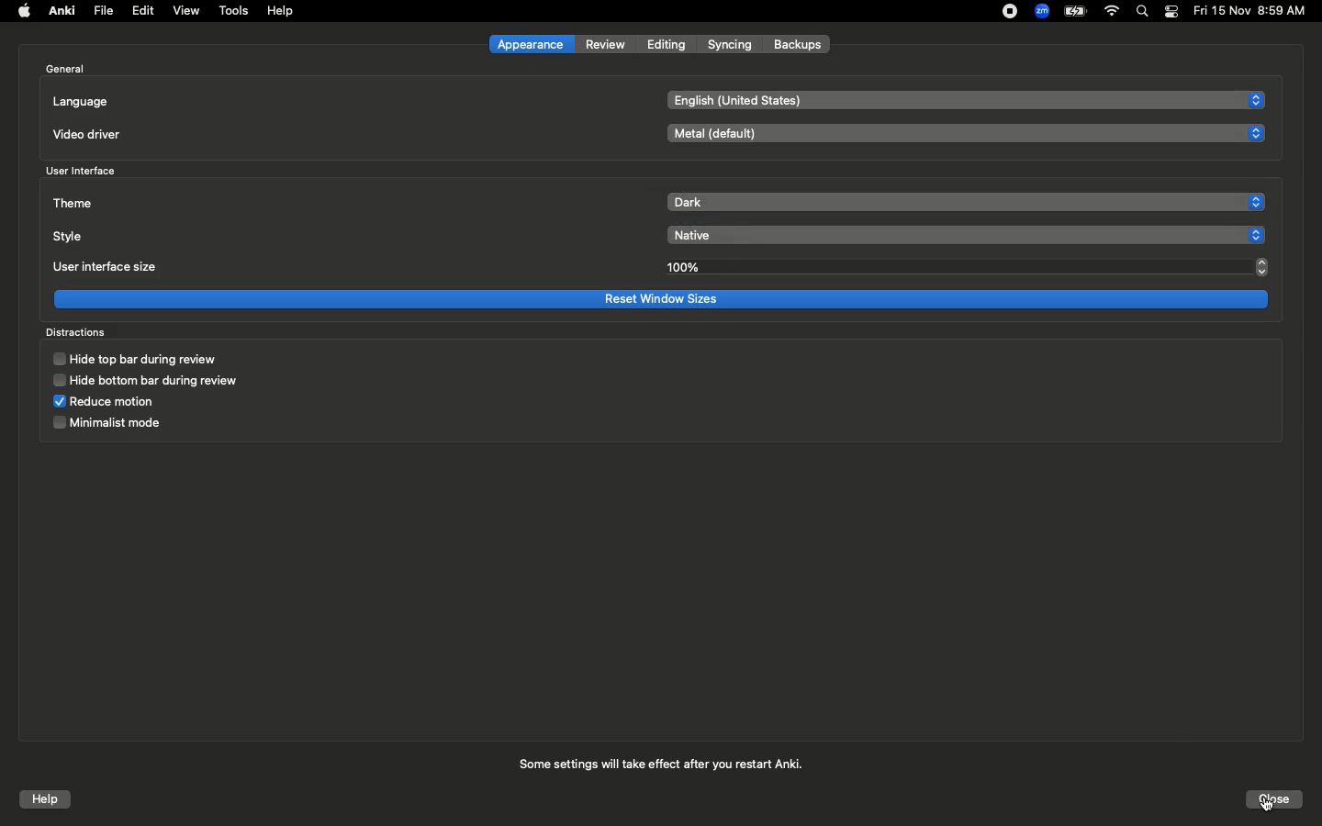 This screenshot has width=1322, height=826. What do you see at coordinates (135, 359) in the screenshot?
I see `Hide top bar during review` at bounding box center [135, 359].